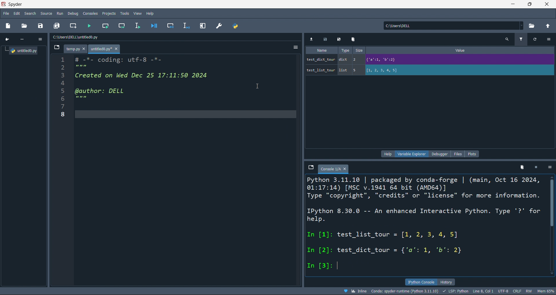 The width and height of the screenshot is (556, 295). Describe the element at coordinates (124, 14) in the screenshot. I see `tools` at that location.